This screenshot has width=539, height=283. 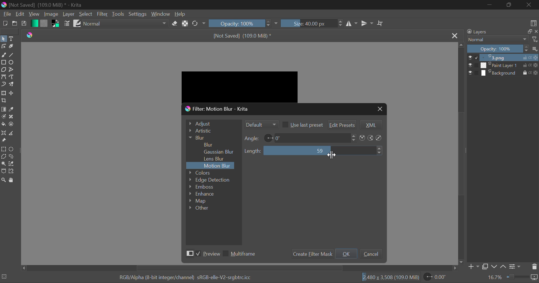 What do you see at coordinates (51, 15) in the screenshot?
I see `Image` at bounding box center [51, 15].